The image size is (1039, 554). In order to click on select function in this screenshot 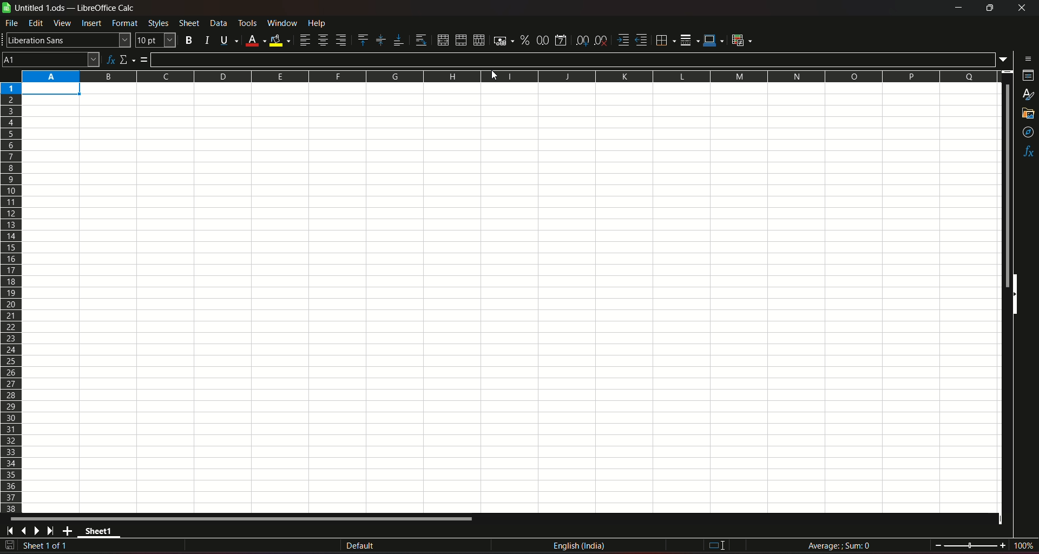, I will do `click(128, 58)`.